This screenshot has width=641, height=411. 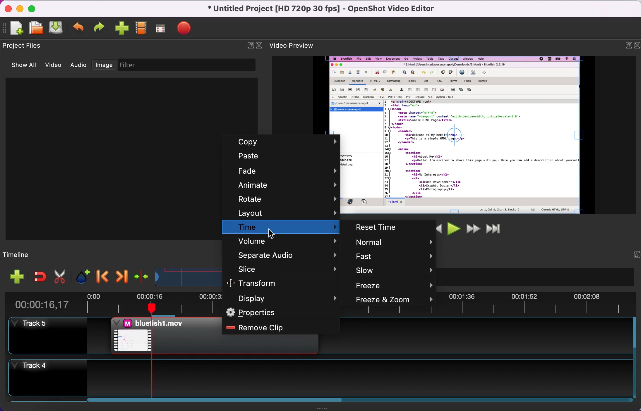 What do you see at coordinates (395, 284) in the screenshot?
I see `freeze` at bounding box center [395, 284].